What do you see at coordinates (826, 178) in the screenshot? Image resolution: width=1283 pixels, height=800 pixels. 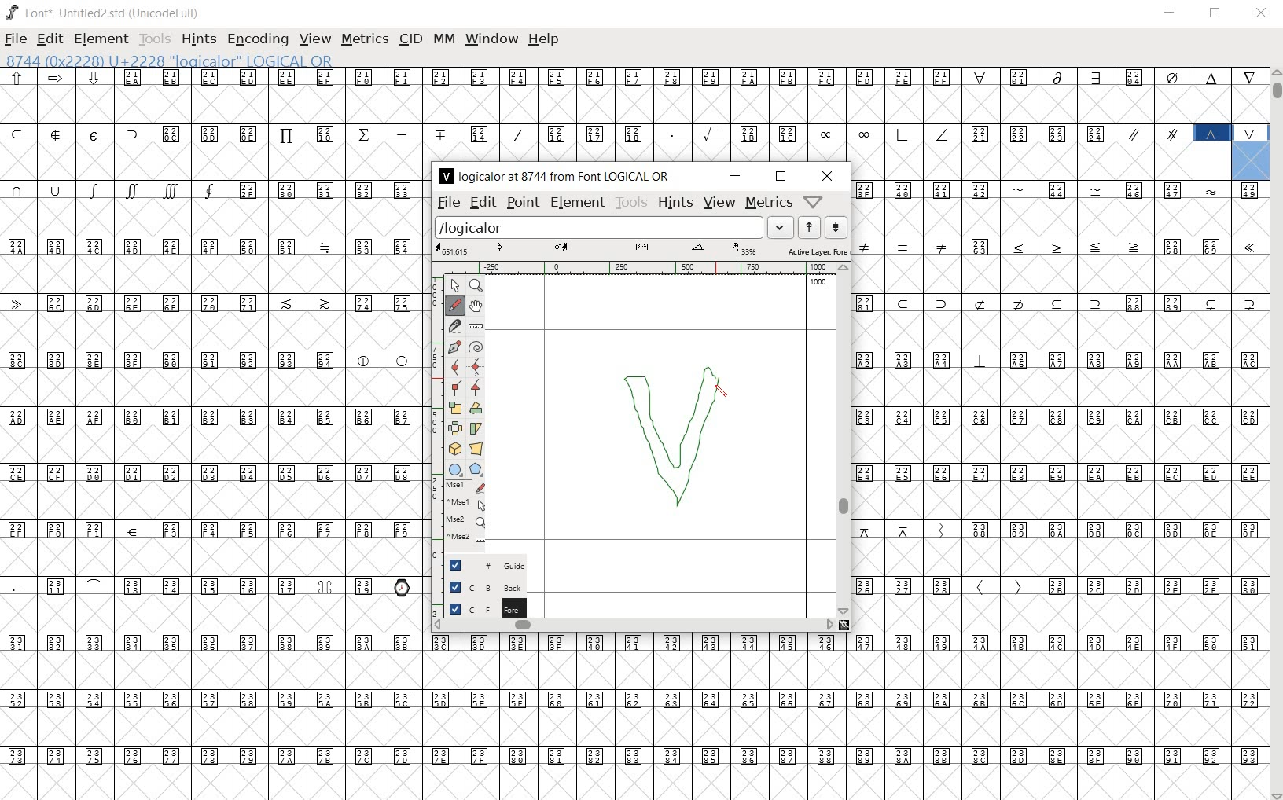 I see `close` at bounding box center [826, 178].